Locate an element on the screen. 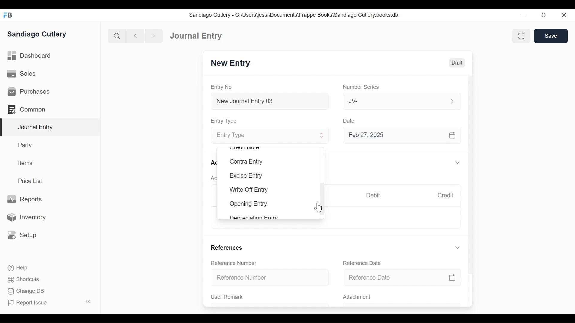 This screenshot has height=323, width=575. Navigate back is located at coordinates (135, 36).